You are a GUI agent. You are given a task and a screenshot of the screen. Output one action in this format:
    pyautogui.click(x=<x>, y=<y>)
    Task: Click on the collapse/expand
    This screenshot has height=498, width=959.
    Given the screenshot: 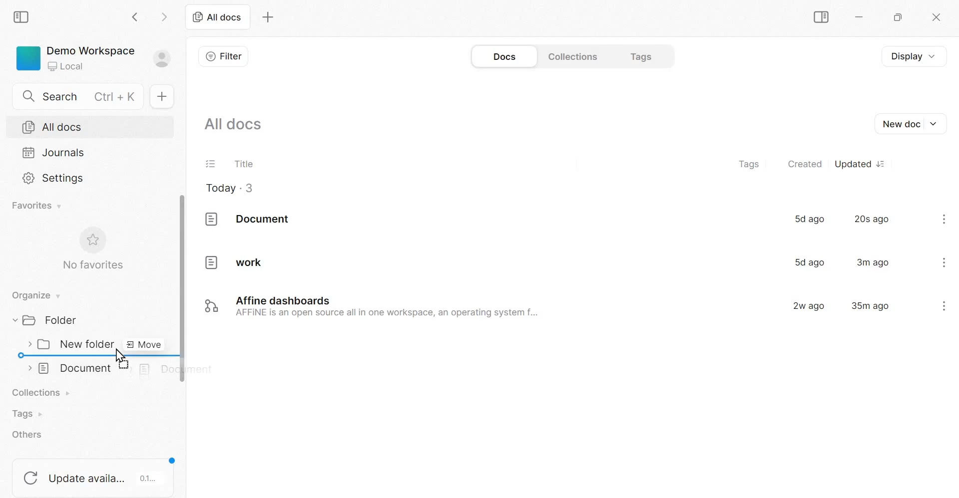 What is the action you would take?
    pyautogui.click(x=29, y=367)
    